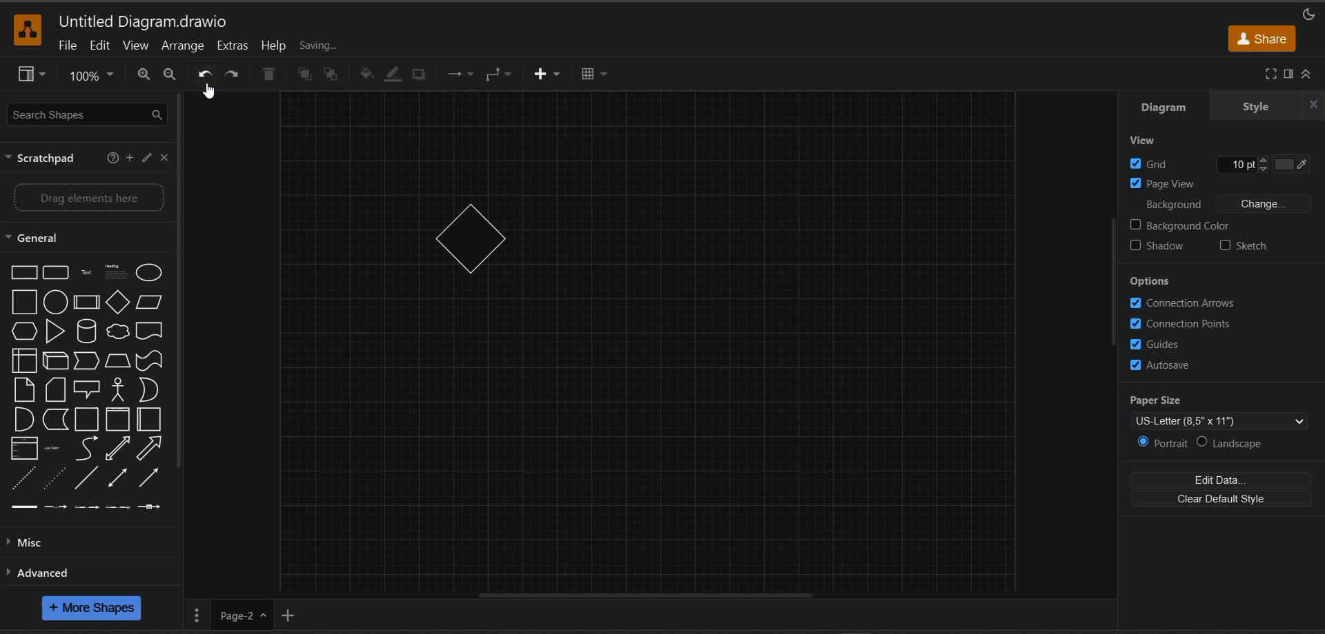 Image resolution: width=1325 pixels, height=634 pixels. What do you see at coordinates (1228, 163) in the screenshot?
I see `grid` at bounding box center [1228, 163].